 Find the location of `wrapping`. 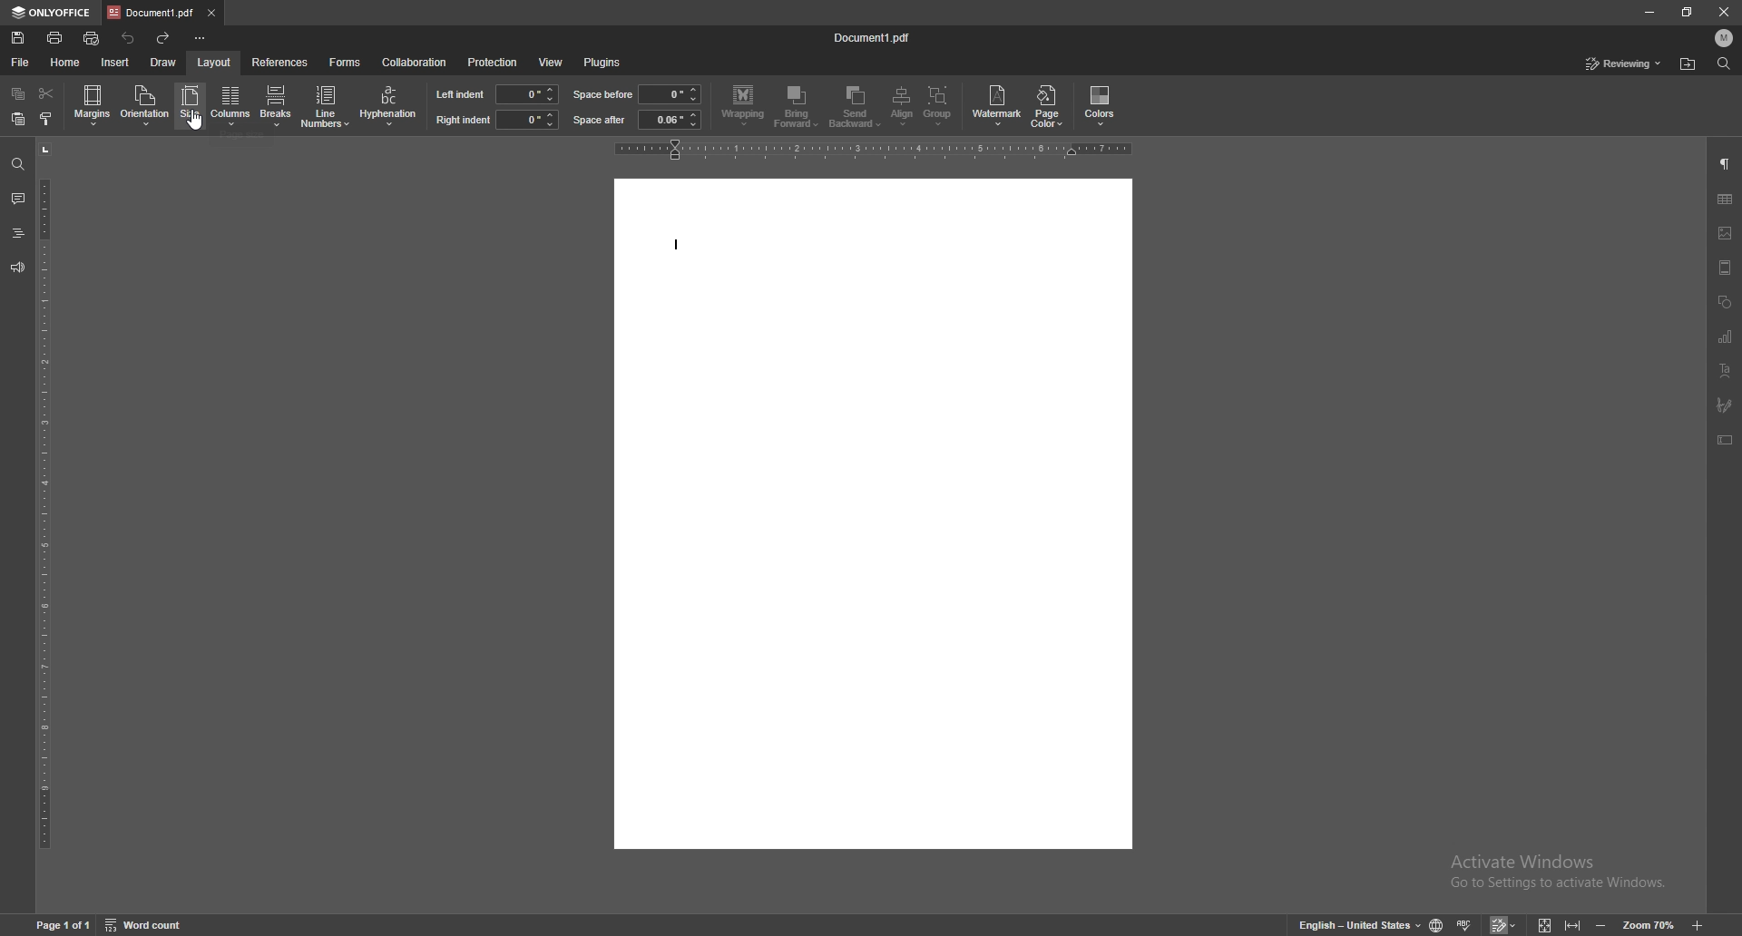

wrapping is located at coordinates (743, 105).